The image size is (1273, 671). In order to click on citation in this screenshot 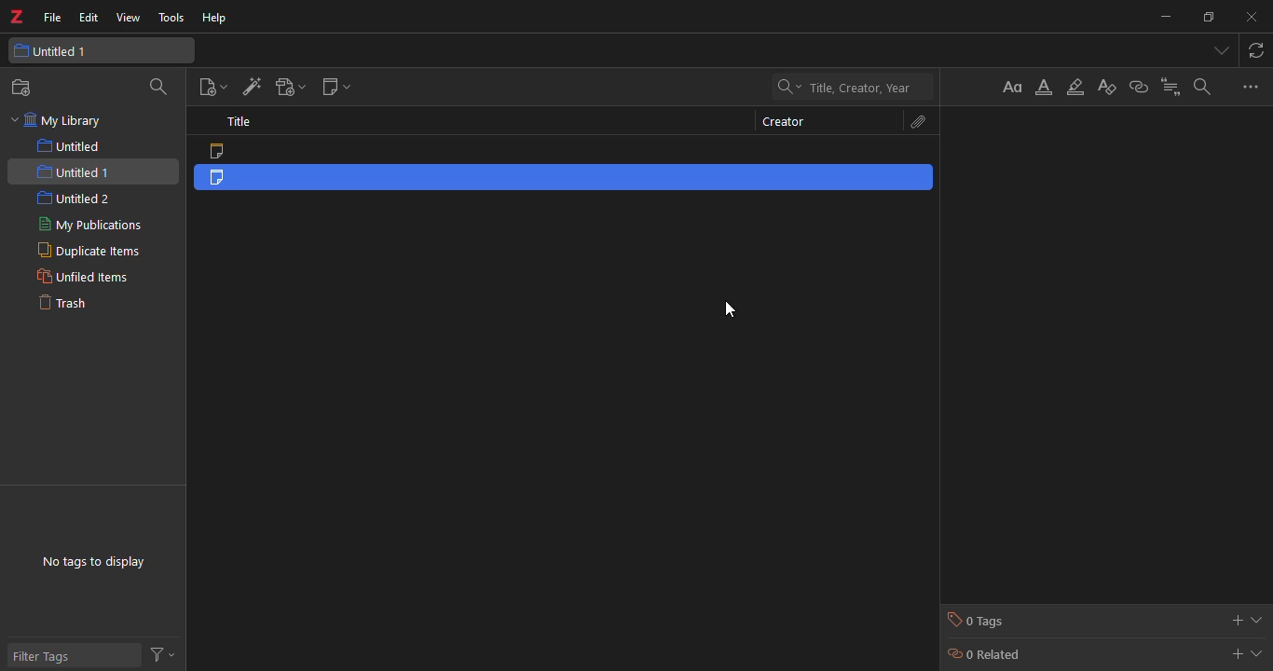, I will do `click(1170, 89)`.